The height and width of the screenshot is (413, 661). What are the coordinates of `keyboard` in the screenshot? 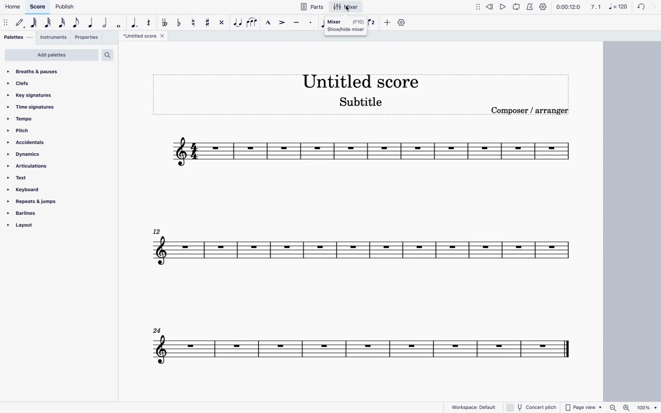 It's located at (45, 190).